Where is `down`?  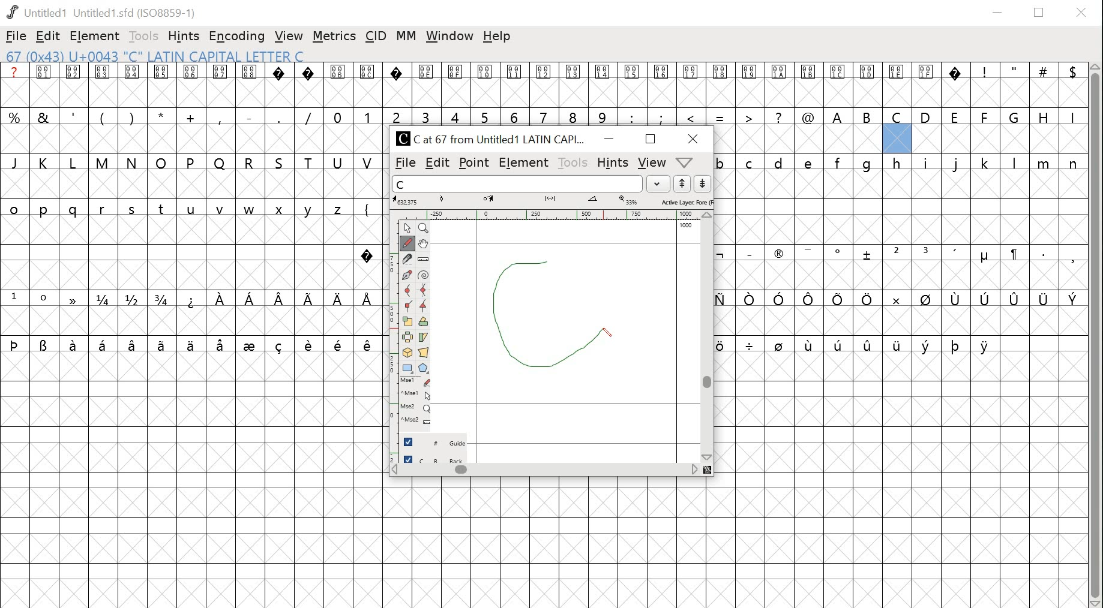
down is located at coordinates (704, 183).